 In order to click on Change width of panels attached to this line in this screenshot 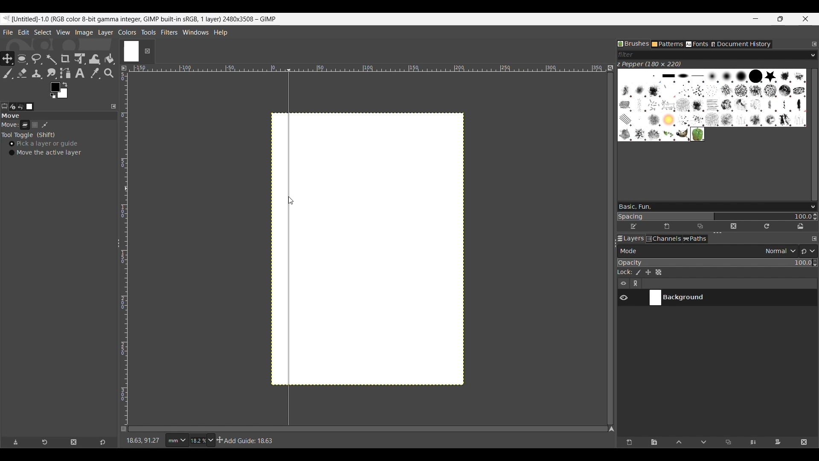, I will do `click(607, 246)`.